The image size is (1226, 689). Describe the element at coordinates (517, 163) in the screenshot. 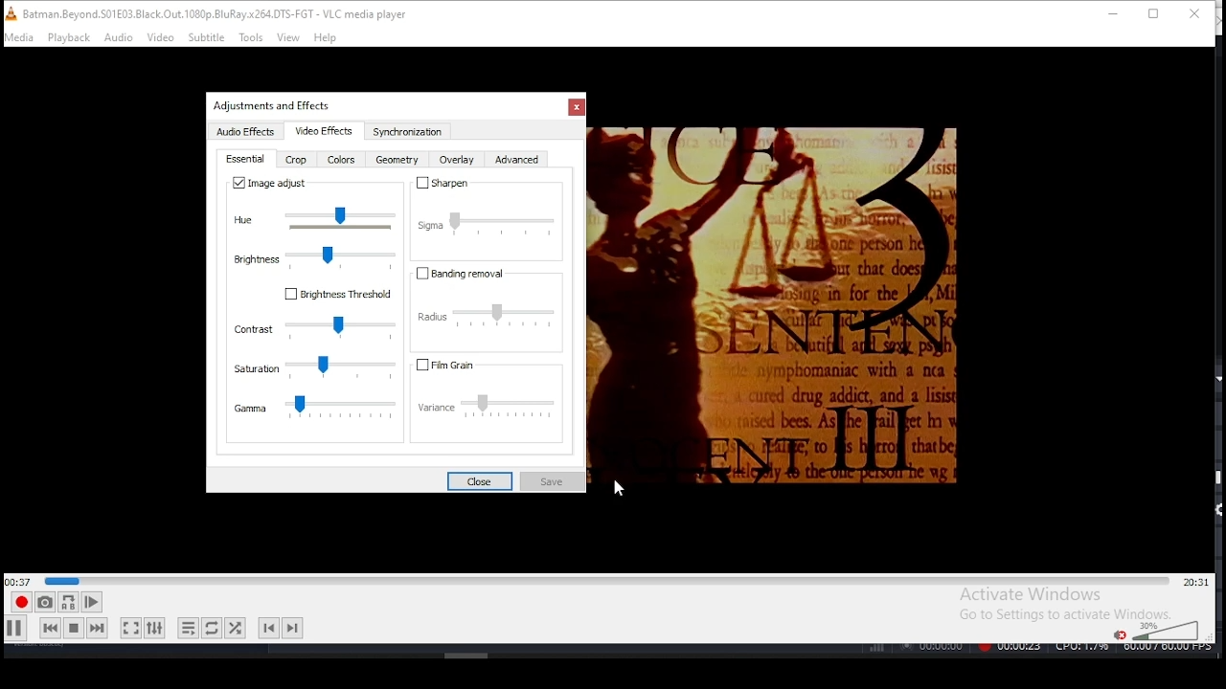

I see `advanced` at that location.